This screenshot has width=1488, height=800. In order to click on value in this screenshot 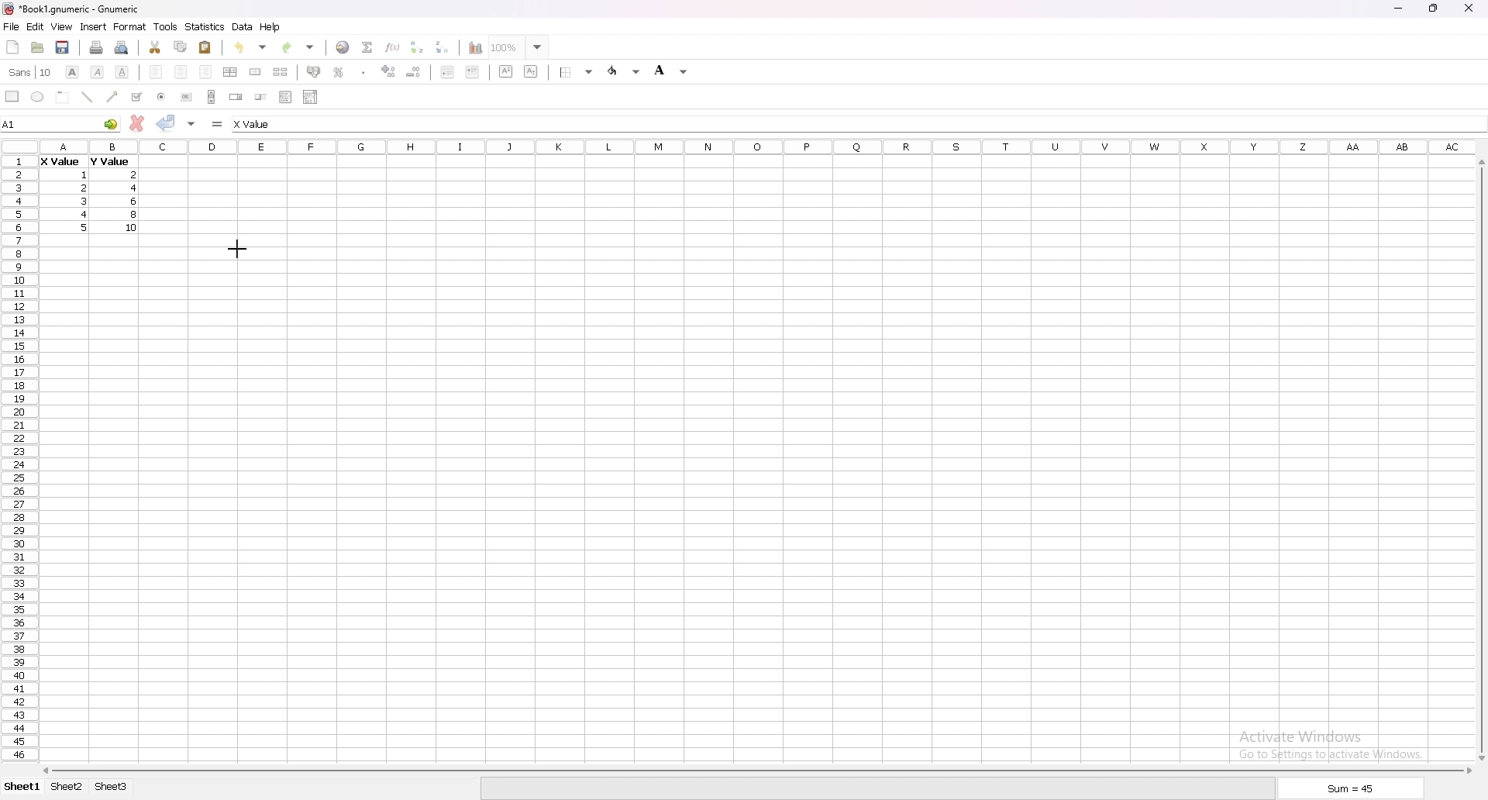, I will do `click(133, 227)`.